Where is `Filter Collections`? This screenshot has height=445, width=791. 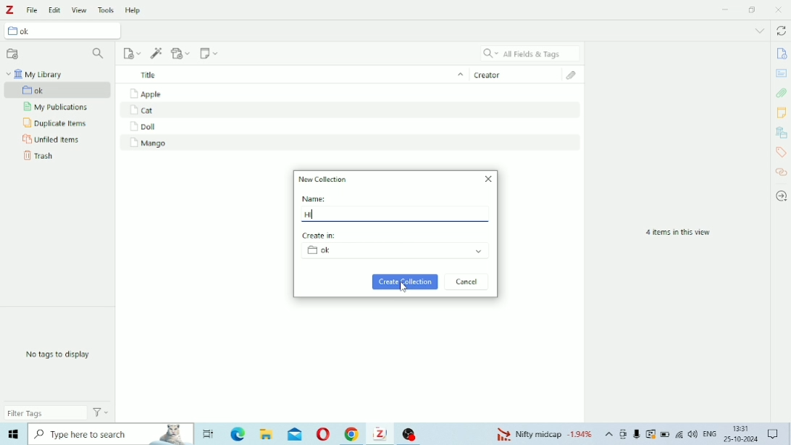
Filter Collections is located at coordinates (100, 54).